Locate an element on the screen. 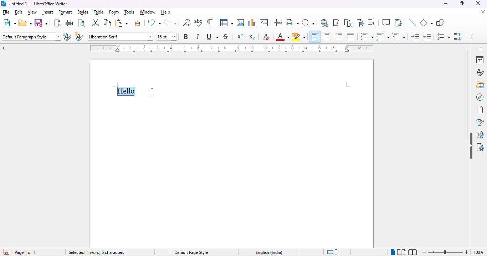 Image resolution: width=487 pixels, height=256 pixels. close is located at coordinates (478, 3).